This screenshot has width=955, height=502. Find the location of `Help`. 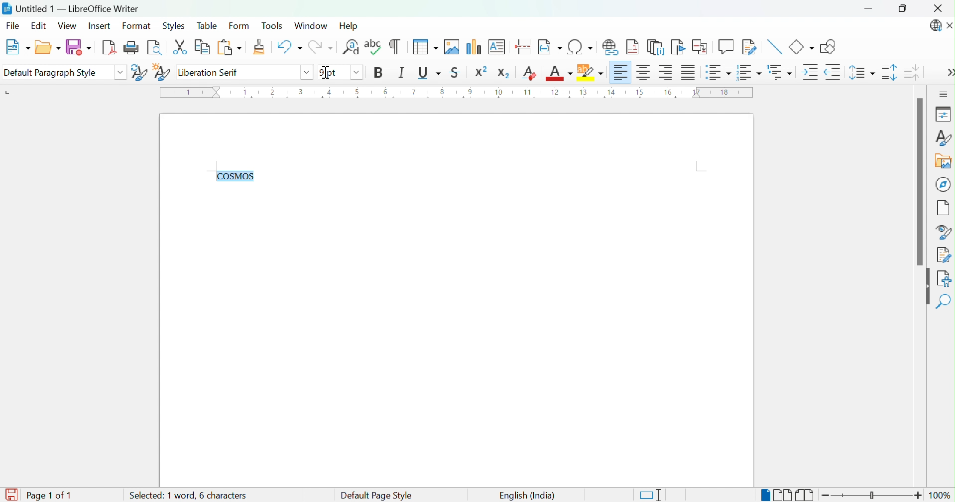

Help is located at coordinates (350, 25).